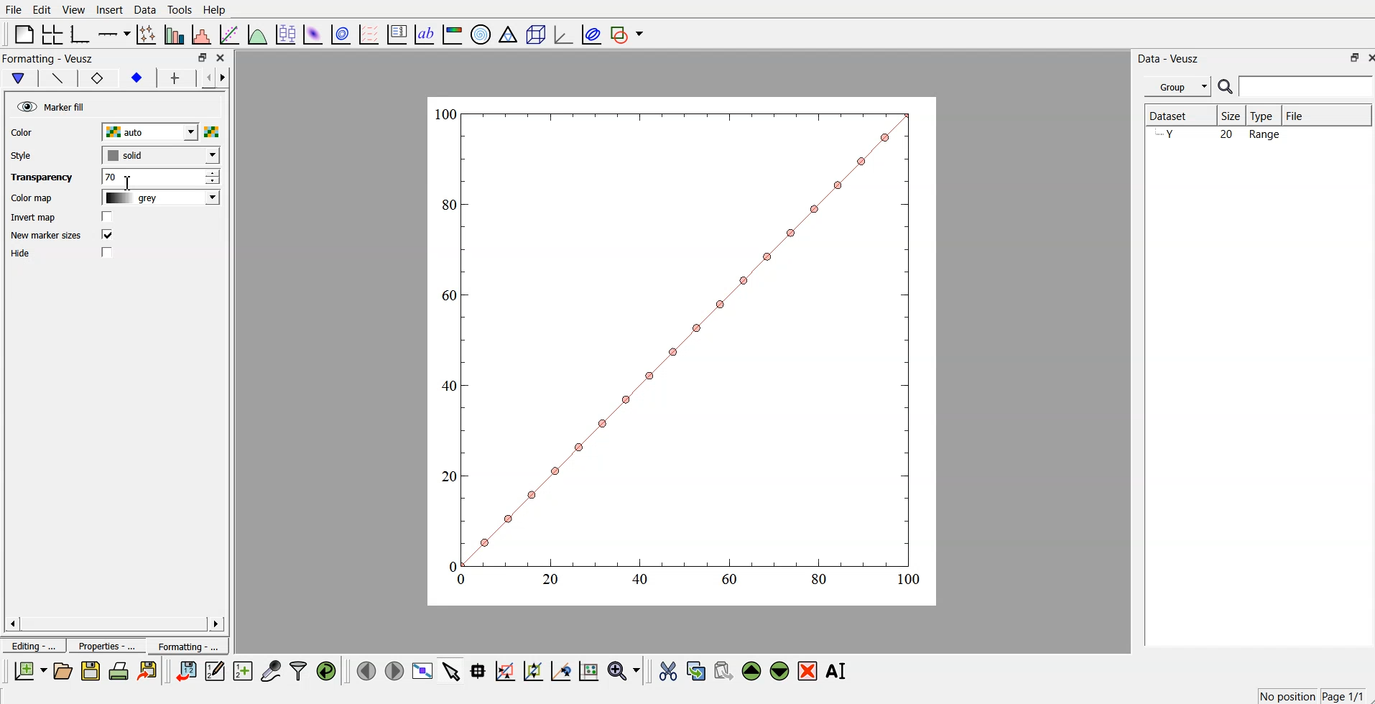 This screenshot has height=704, width=1375. I want to click on checkbox, so click(109, 254).